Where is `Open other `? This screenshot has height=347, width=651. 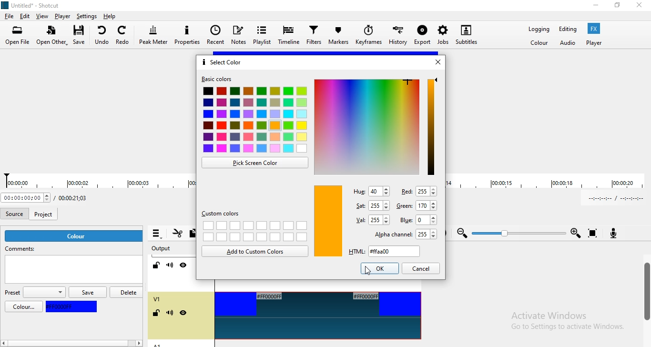 Open other  is located at coordinates (51, 36).